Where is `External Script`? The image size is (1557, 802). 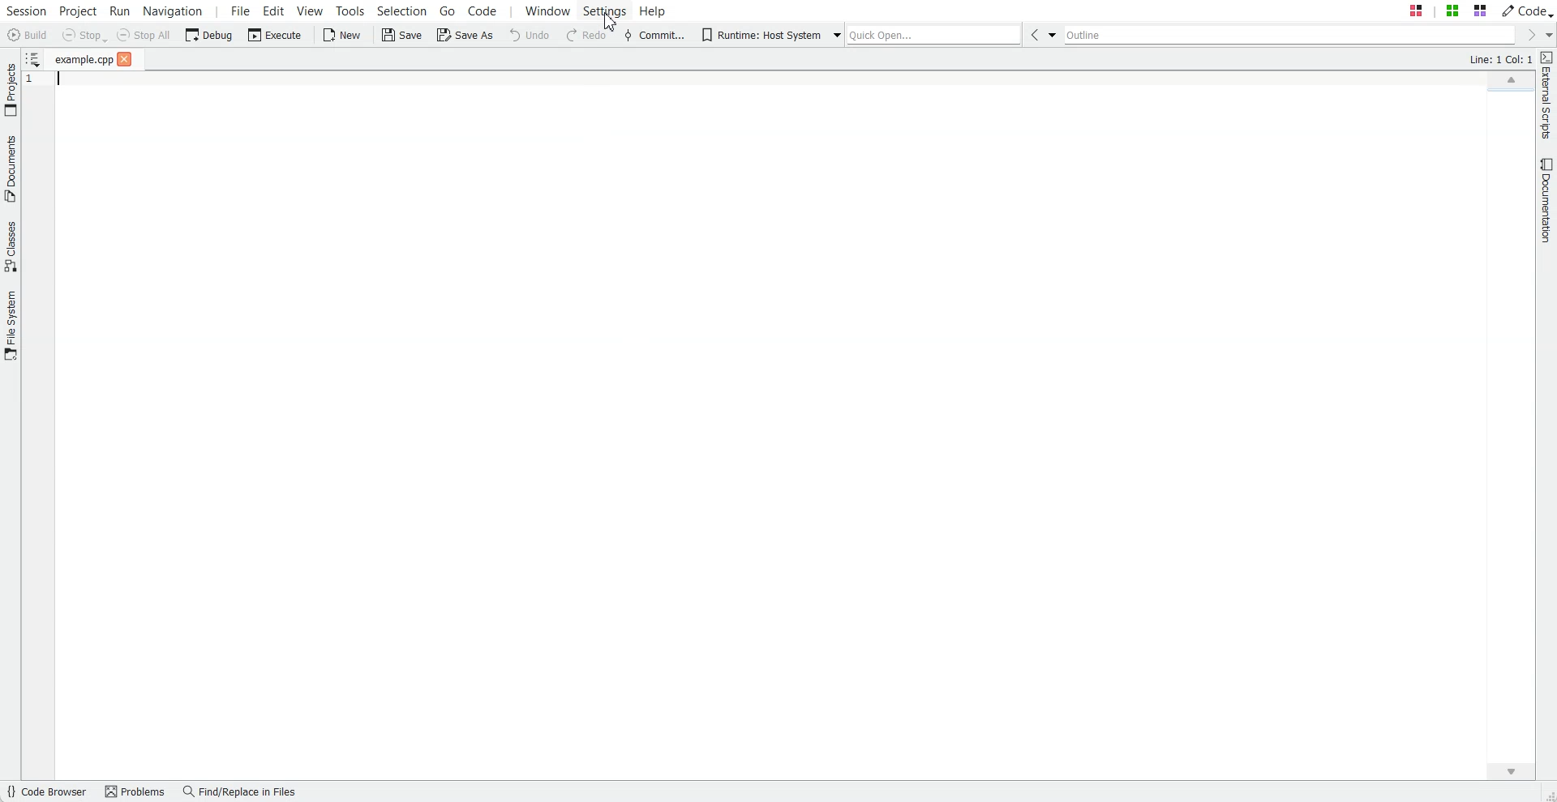
External Script is located at coordinates (1547, 96).